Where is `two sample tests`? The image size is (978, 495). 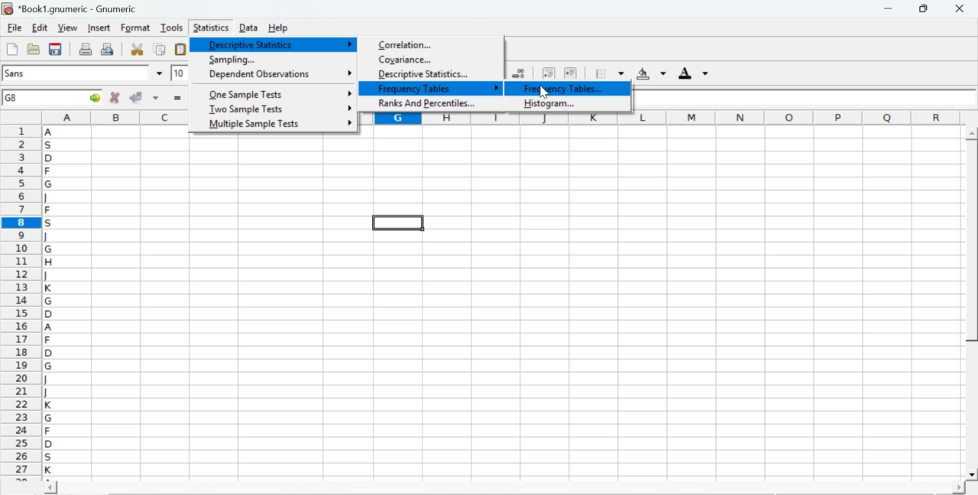 two sample tests is located at coordinates (246, 109).